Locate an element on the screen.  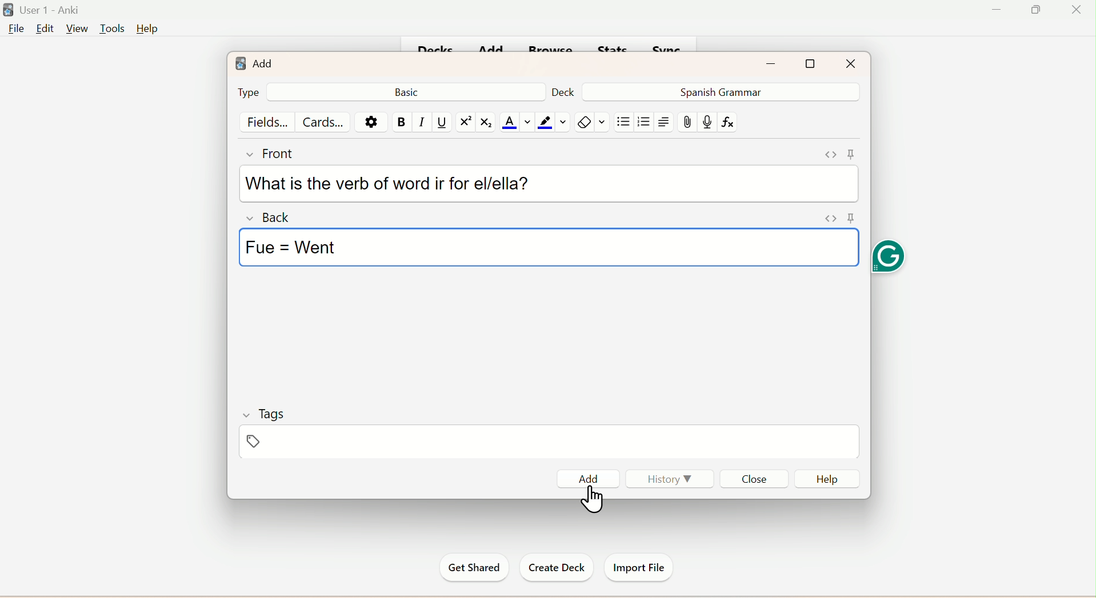
 is located at coordinates (269, 217).